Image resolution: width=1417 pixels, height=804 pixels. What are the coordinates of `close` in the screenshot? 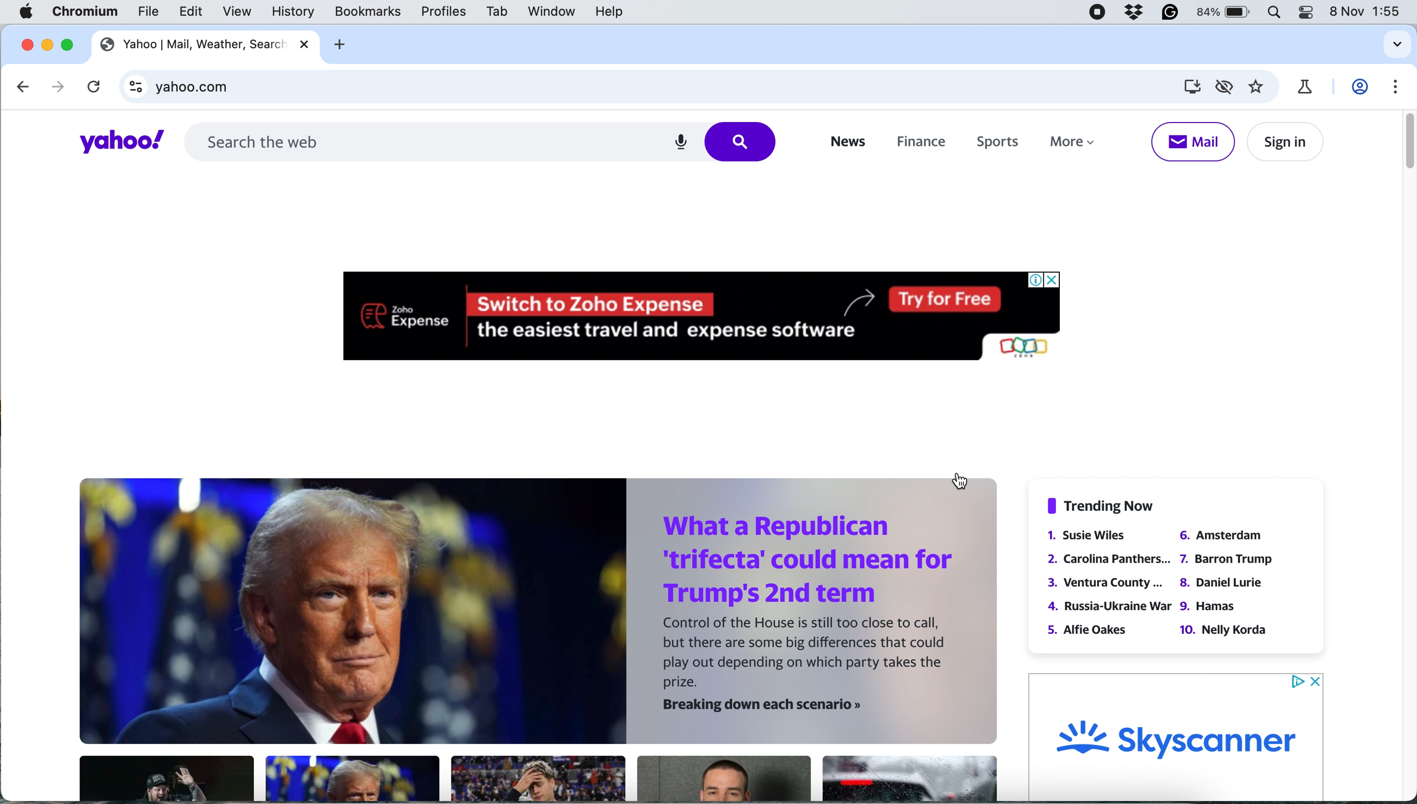 It's located at (25, 44).